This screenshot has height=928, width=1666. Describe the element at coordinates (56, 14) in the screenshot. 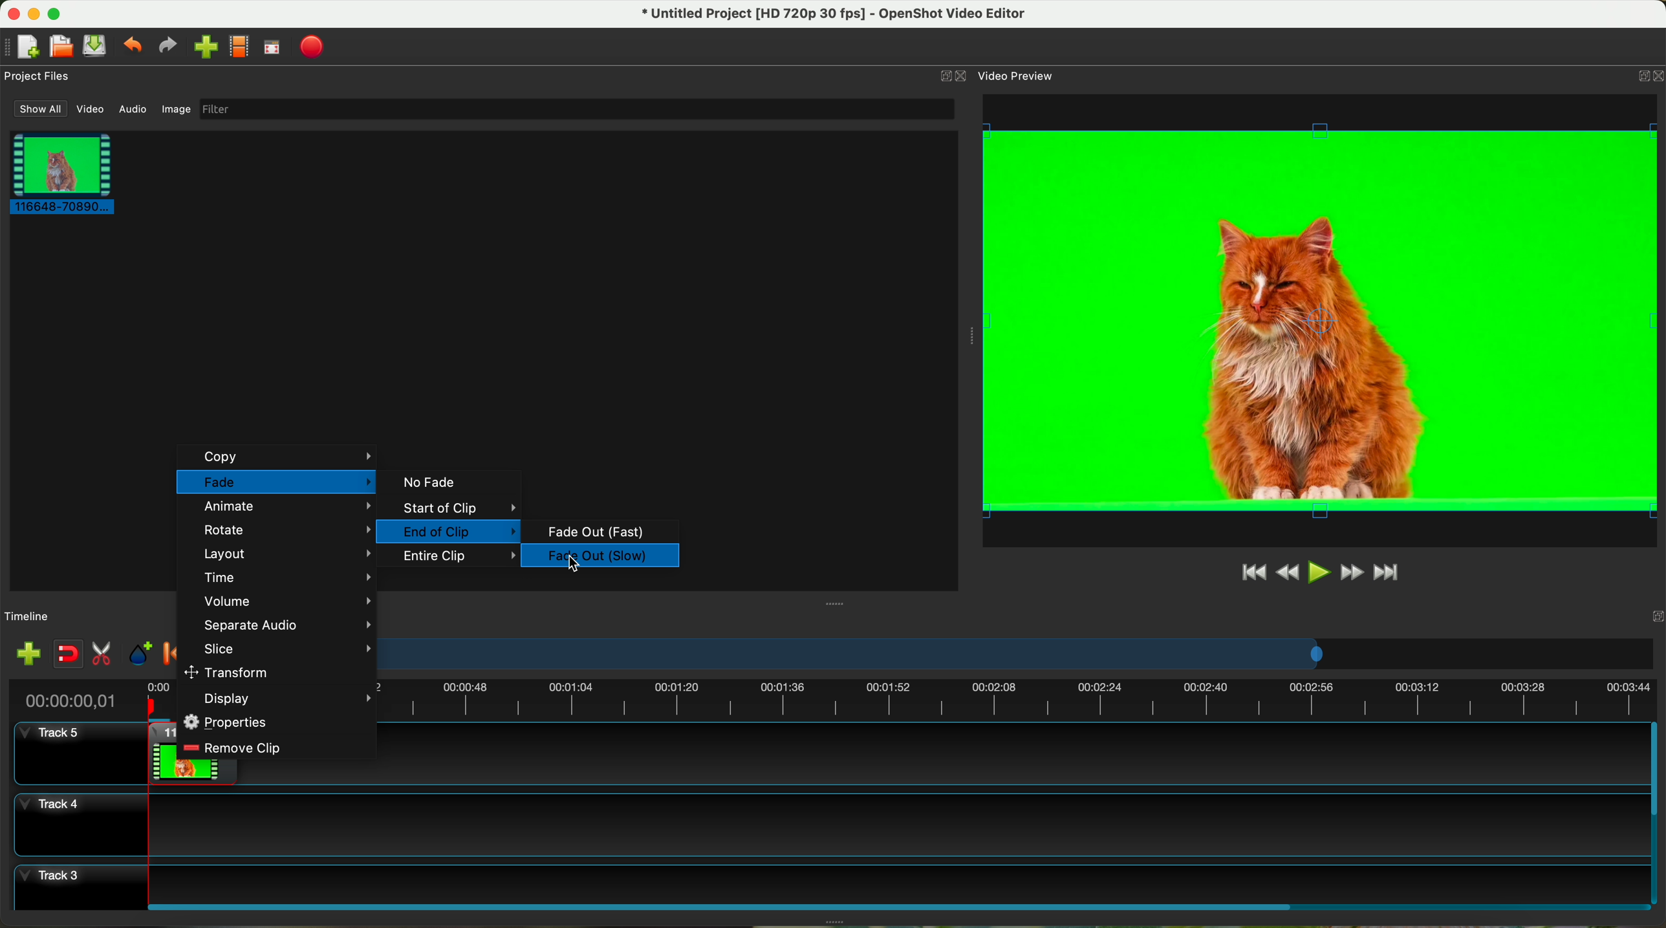

I see `maximize program` at that location.